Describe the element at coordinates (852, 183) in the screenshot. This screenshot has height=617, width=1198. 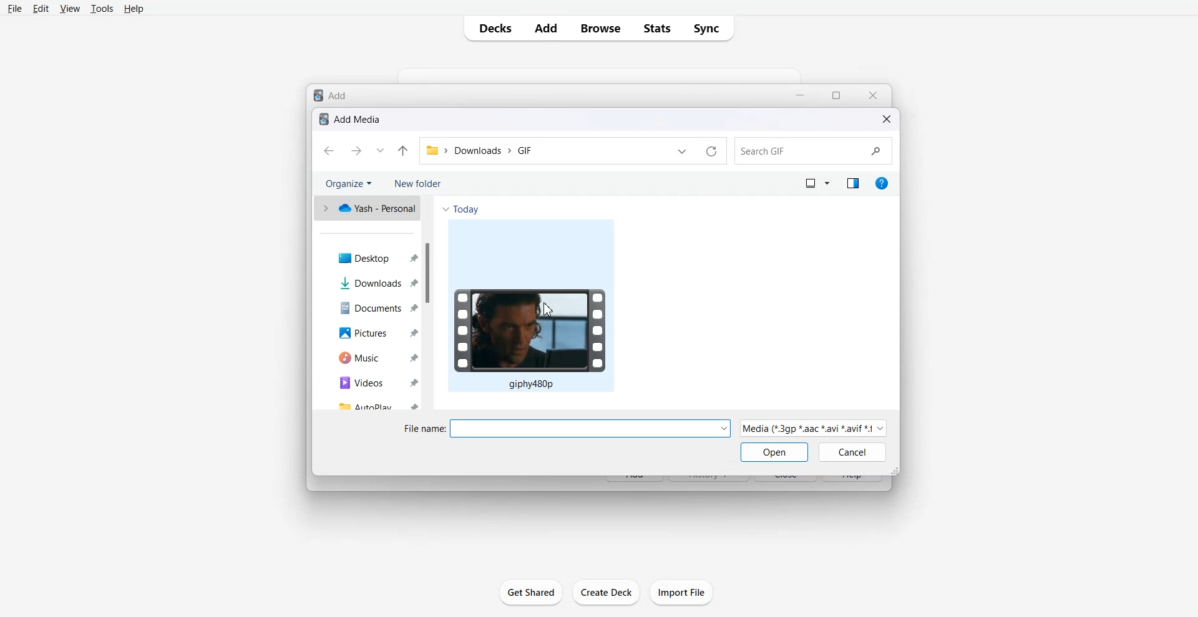
I see `Show the preview method` at that location.